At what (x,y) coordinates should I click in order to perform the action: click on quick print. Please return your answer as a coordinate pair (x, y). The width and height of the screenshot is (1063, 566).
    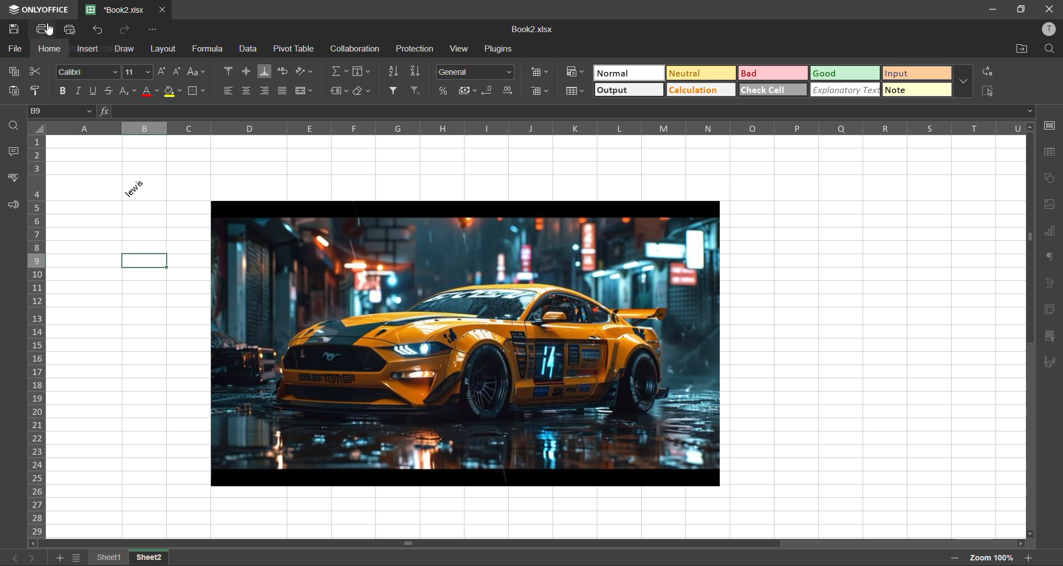
    Looking at the image, I should click on (71, 31).